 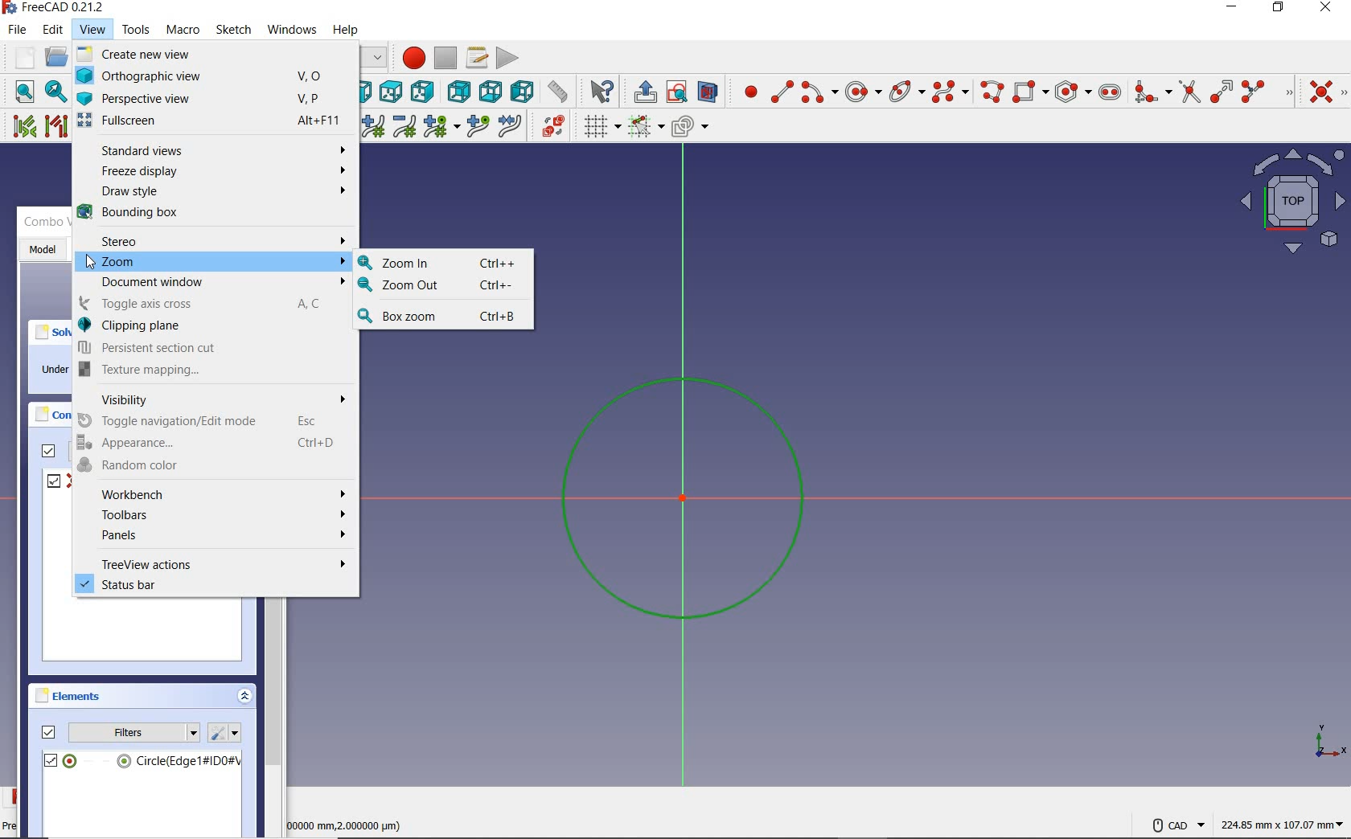 What do you see at coordinates (120, 732) in the screenshot?
I see `filters` at bounding box center [120, 732].